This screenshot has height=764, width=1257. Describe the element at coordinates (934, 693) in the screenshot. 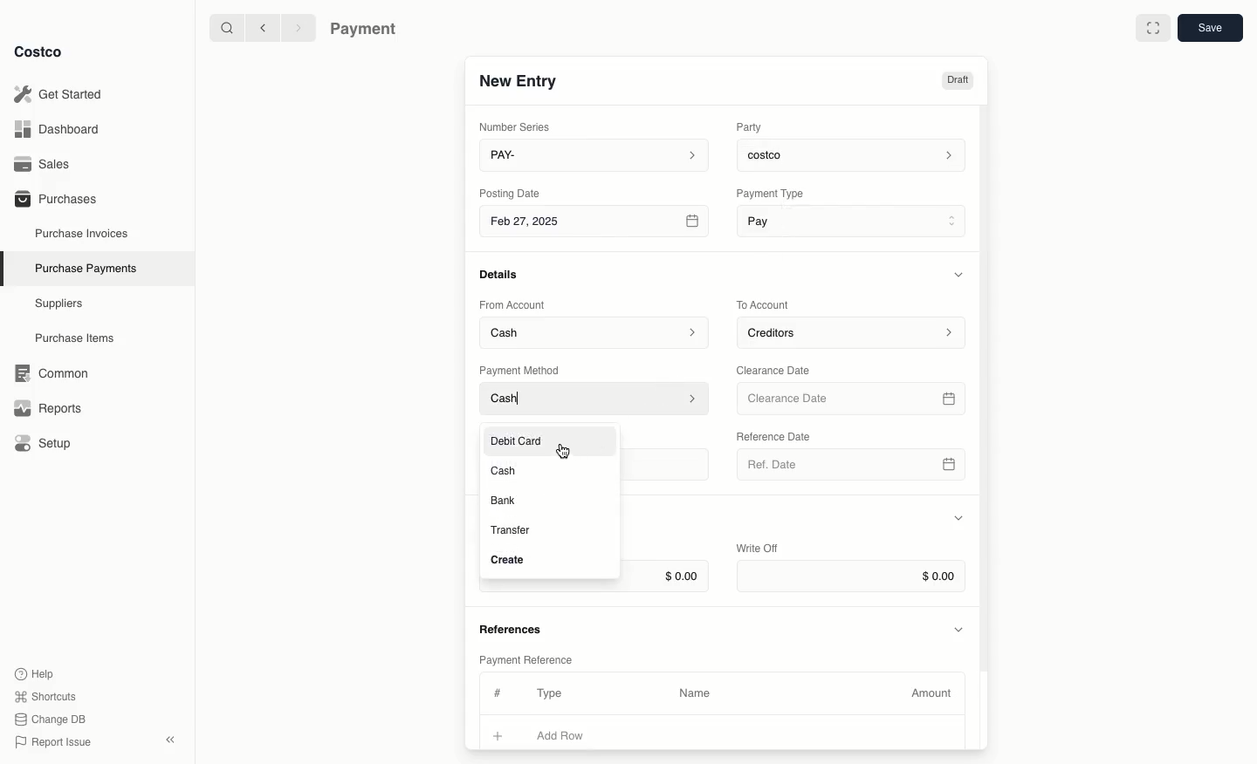

I see `Amount` at that location.